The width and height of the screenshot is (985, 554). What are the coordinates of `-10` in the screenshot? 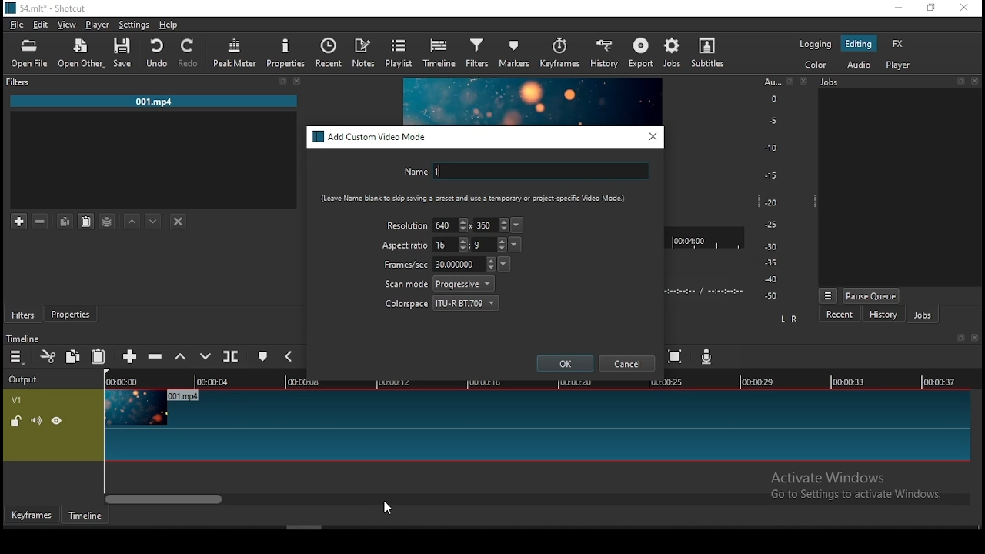 It's located at (770, 148).